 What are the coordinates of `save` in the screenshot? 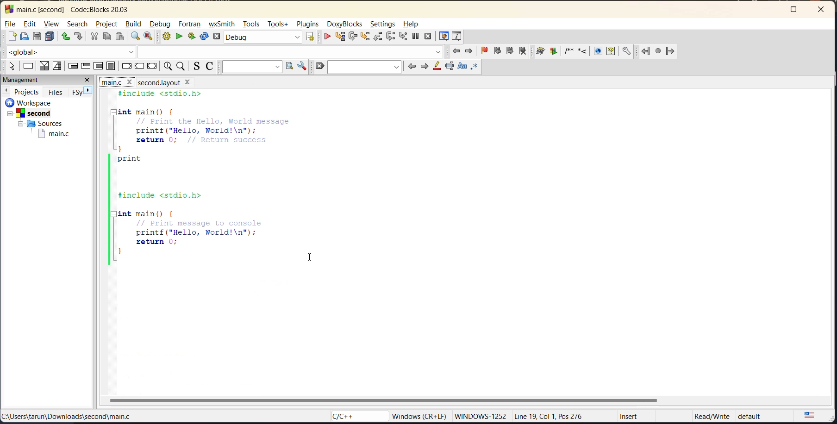 It's located at (37, 37).